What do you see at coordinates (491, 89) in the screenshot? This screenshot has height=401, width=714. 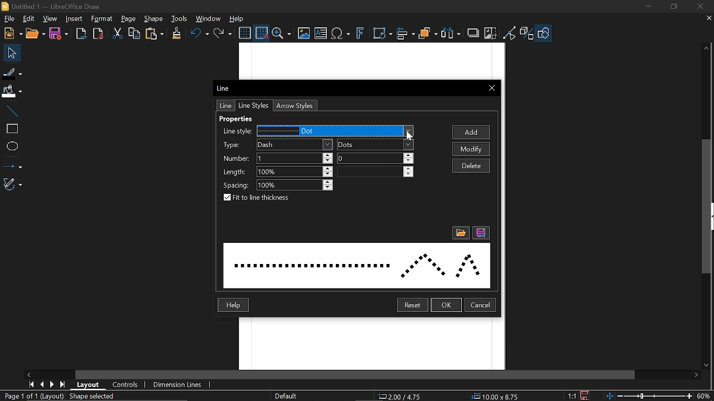 I see `Close` at bounding box center [491, 89].